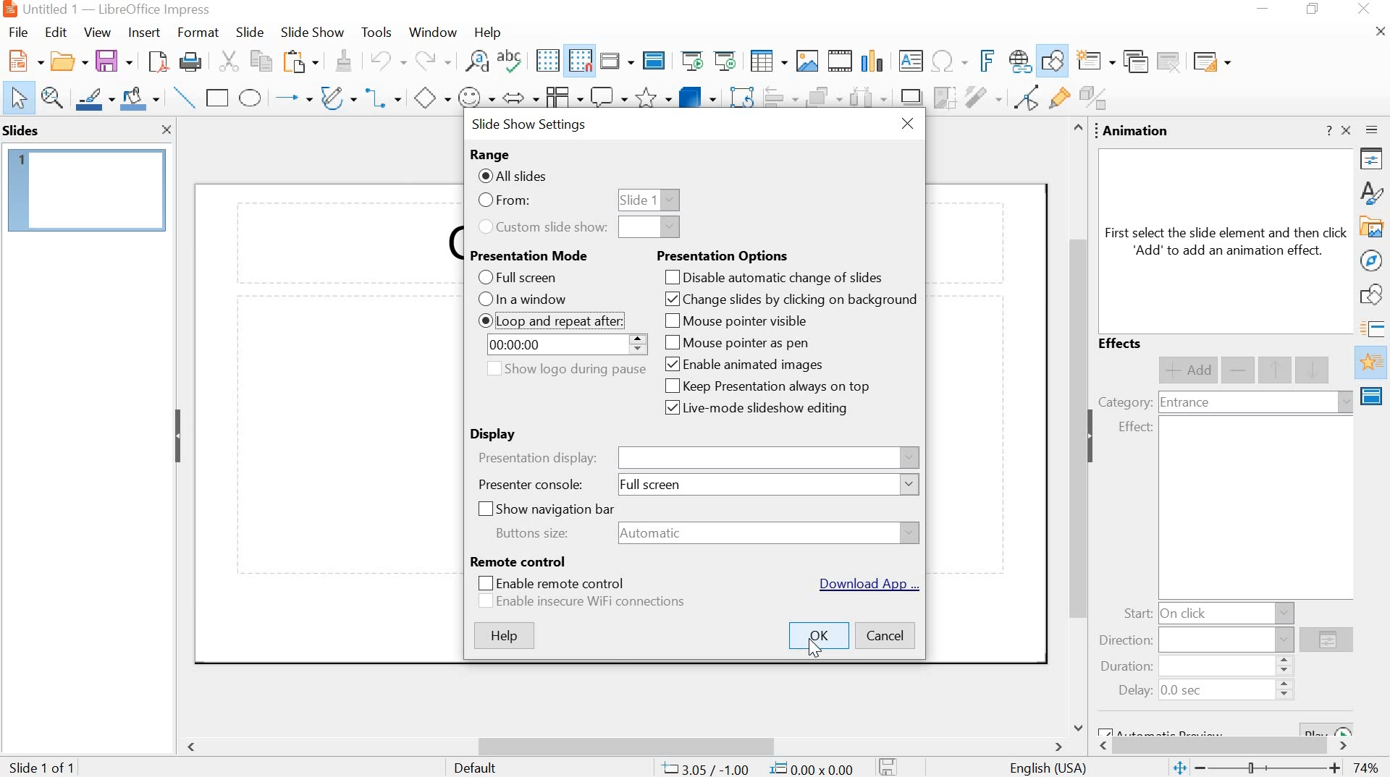  Describe the element at coordinates (744, 366) in the screenshot. I see `enable animated images` at that location.